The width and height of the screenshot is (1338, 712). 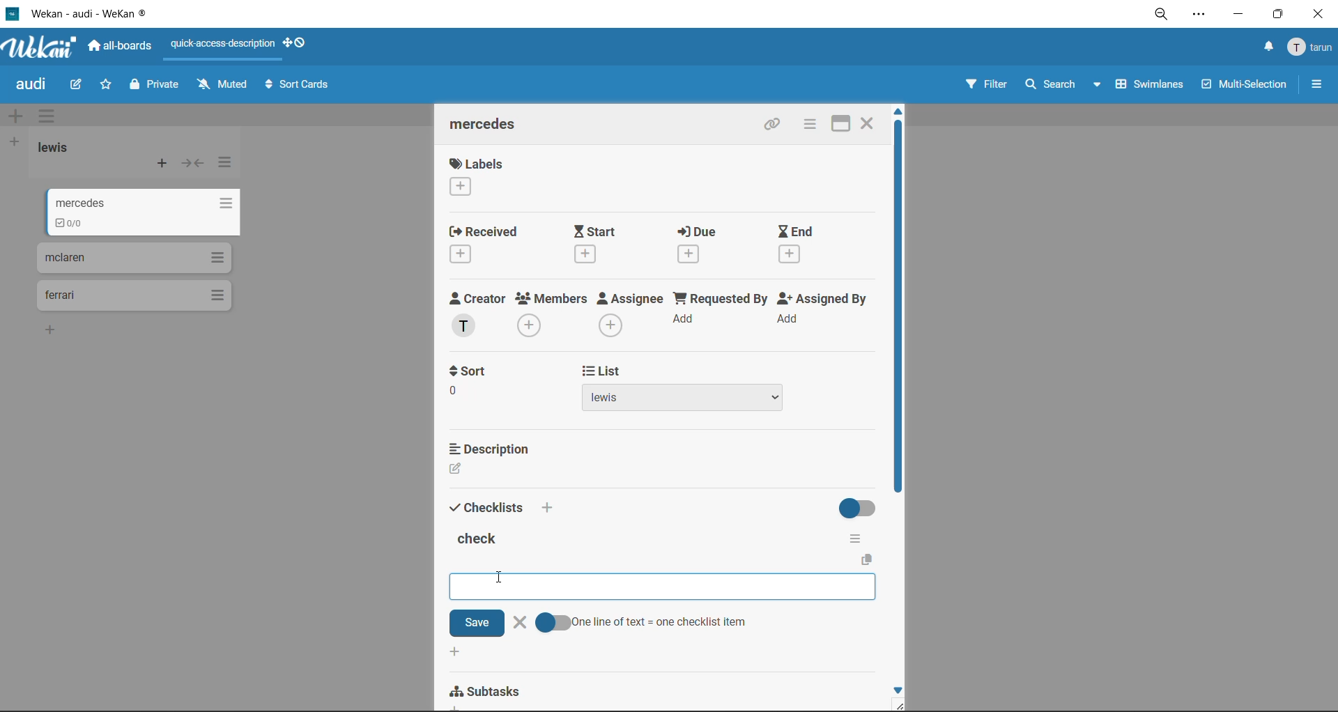 I want to click on card actions, so click(x=806, y=125).